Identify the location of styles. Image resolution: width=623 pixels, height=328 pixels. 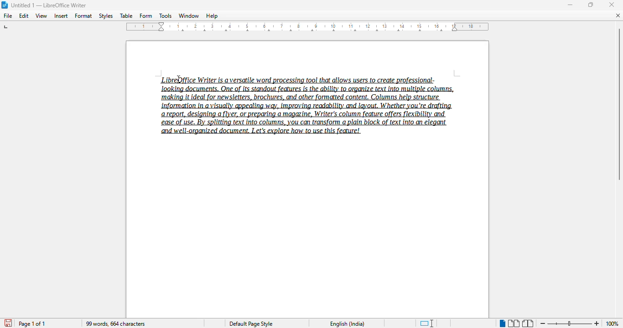
(106, 16).